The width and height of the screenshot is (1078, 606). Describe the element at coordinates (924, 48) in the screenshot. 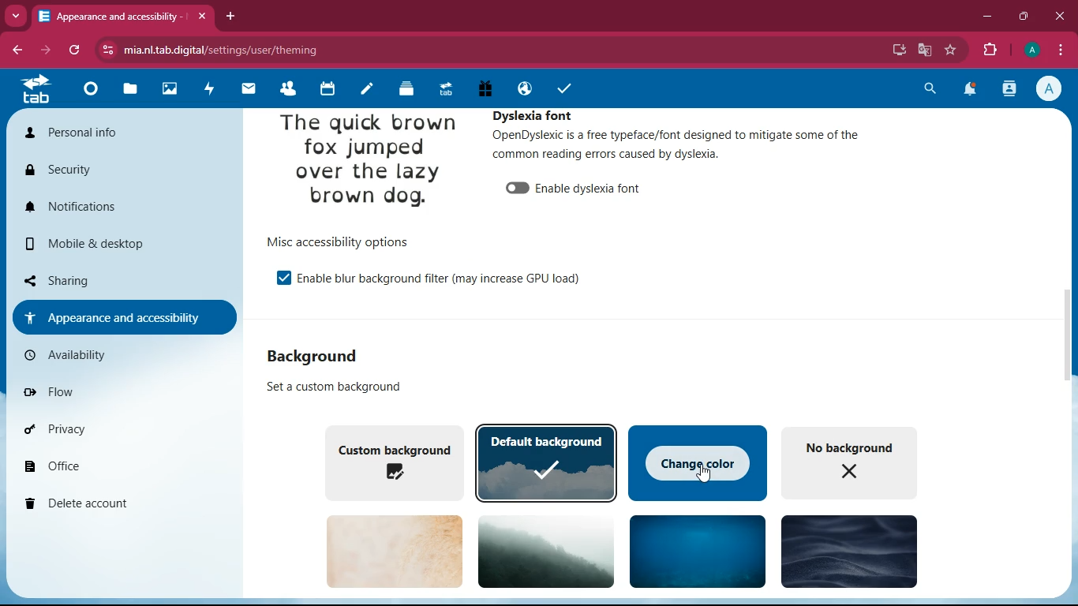

I see `google translate` at that location.